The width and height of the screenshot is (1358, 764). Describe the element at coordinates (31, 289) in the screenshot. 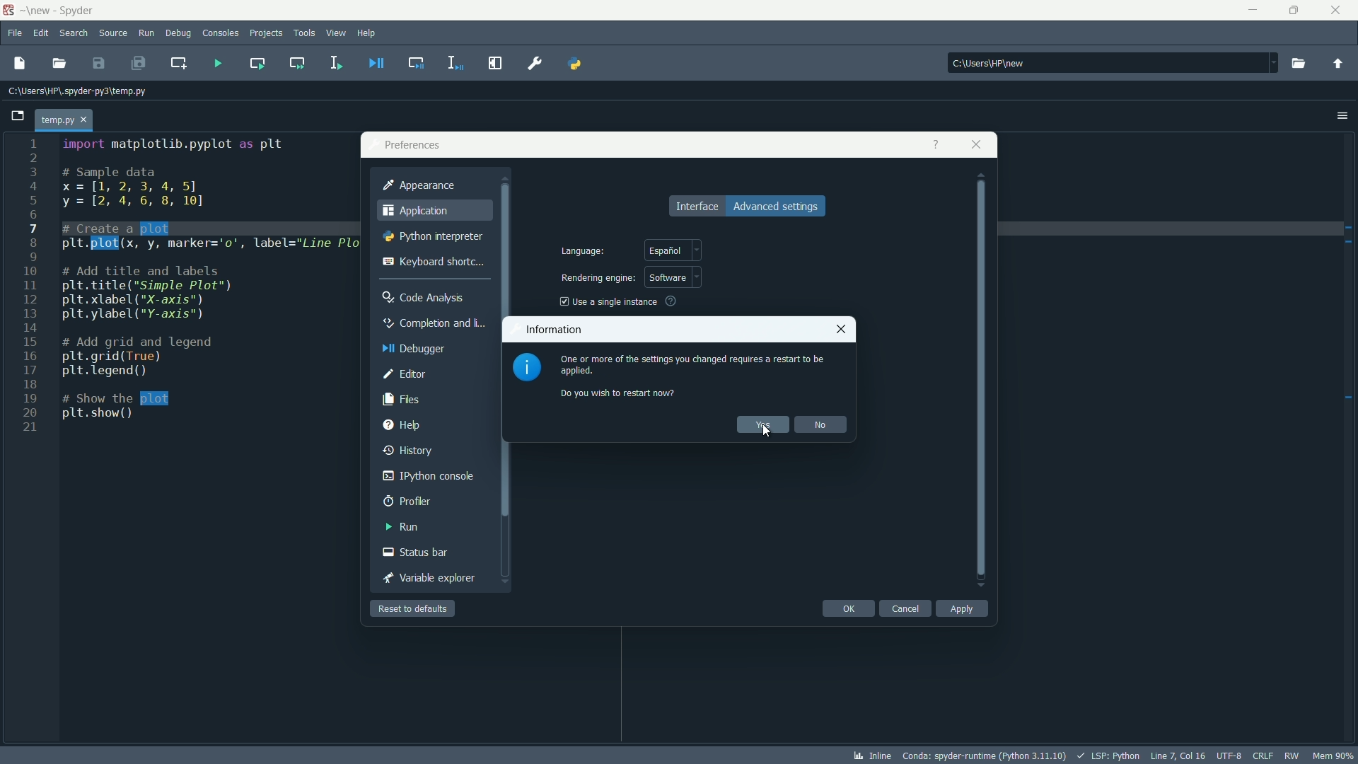

I see `line numbers` at that location.